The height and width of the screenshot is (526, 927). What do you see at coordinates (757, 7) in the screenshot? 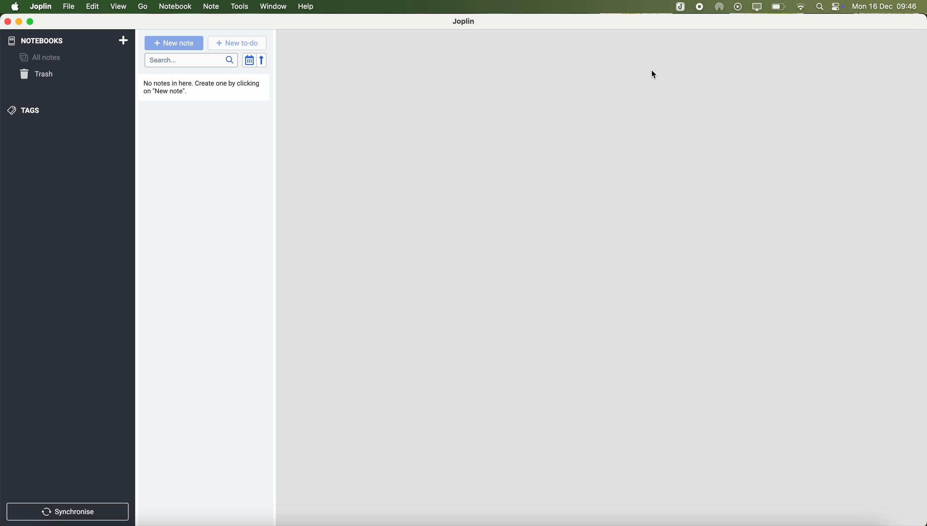
I see `screen` at bounding box center [757, 7].